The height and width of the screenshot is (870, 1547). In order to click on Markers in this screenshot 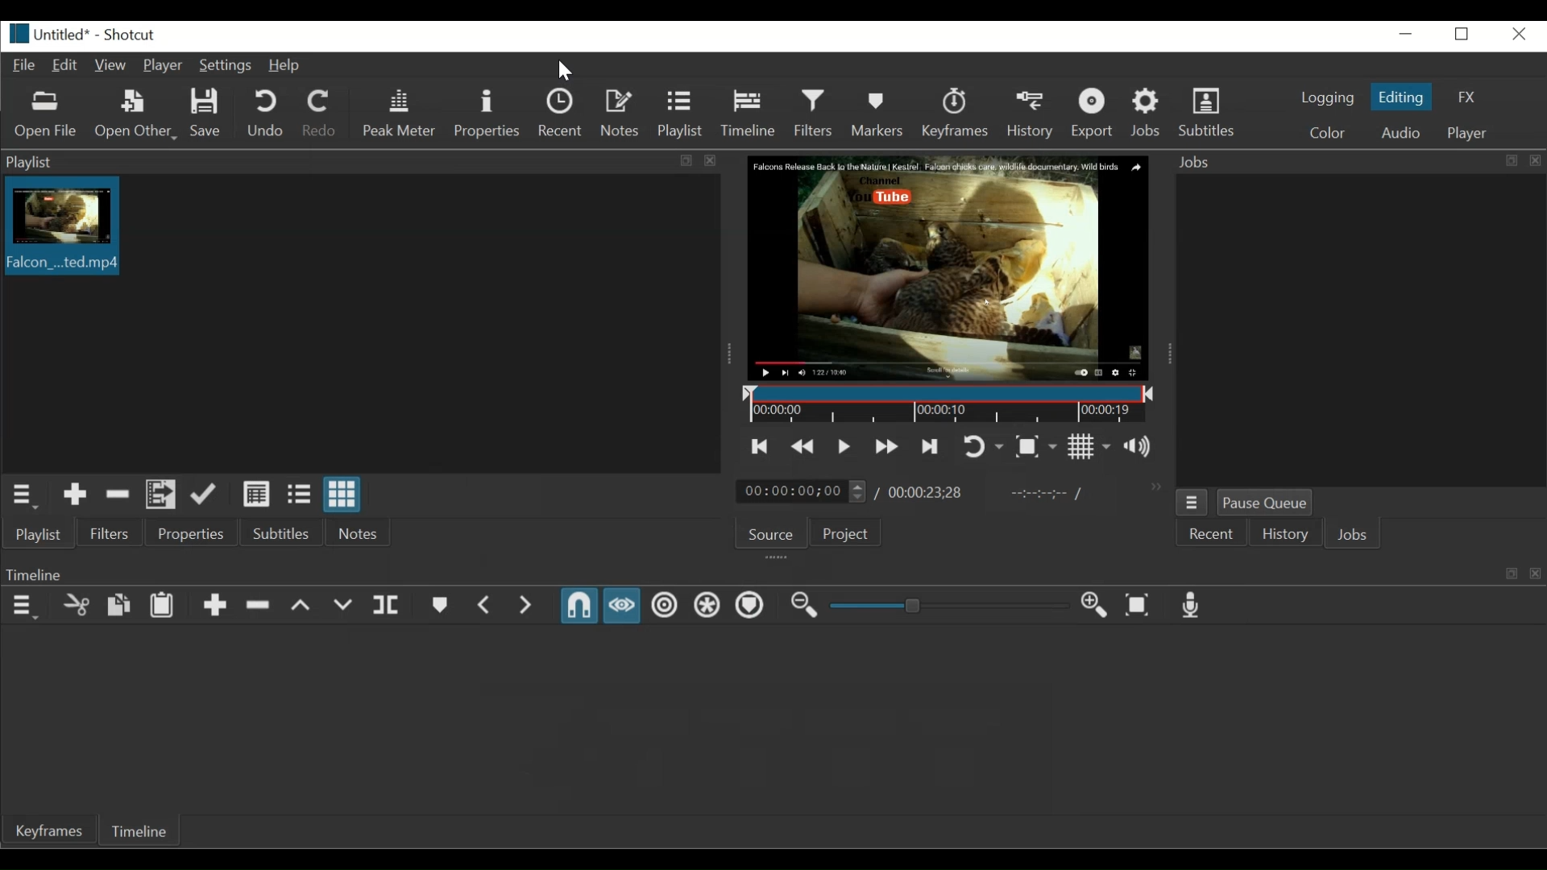, I will do `click(877, 112)`.